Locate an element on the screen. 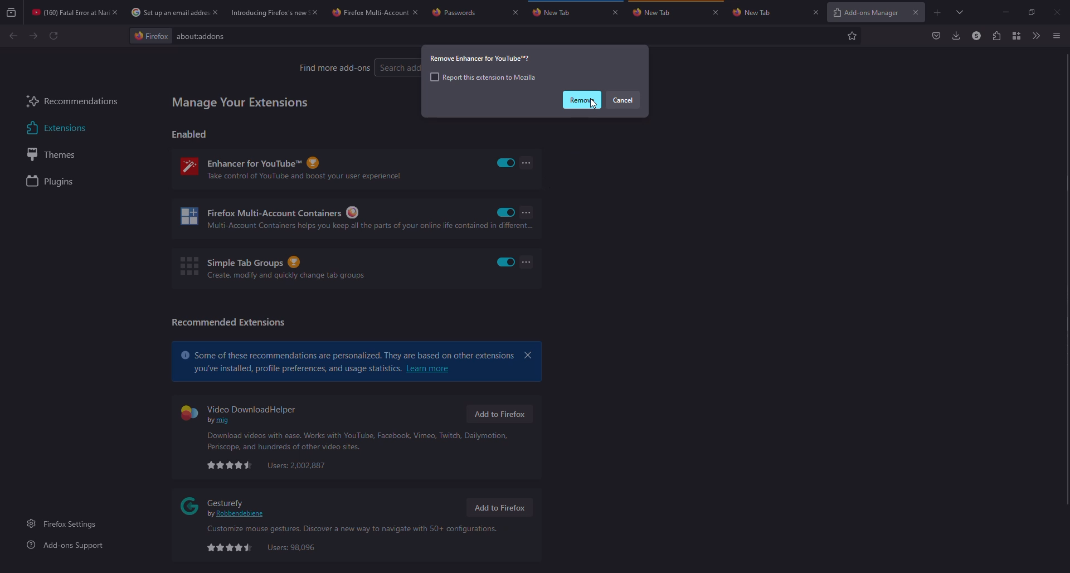 This screenshot has height=573, width=1070. enabled is located at coordinates (506, 262).